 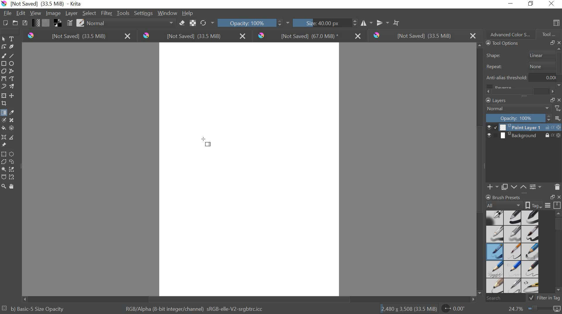 What do you see at coordinates (181, 24) in the screenshot?
I see `ERASER MODE` at bounding box center [181, 24].